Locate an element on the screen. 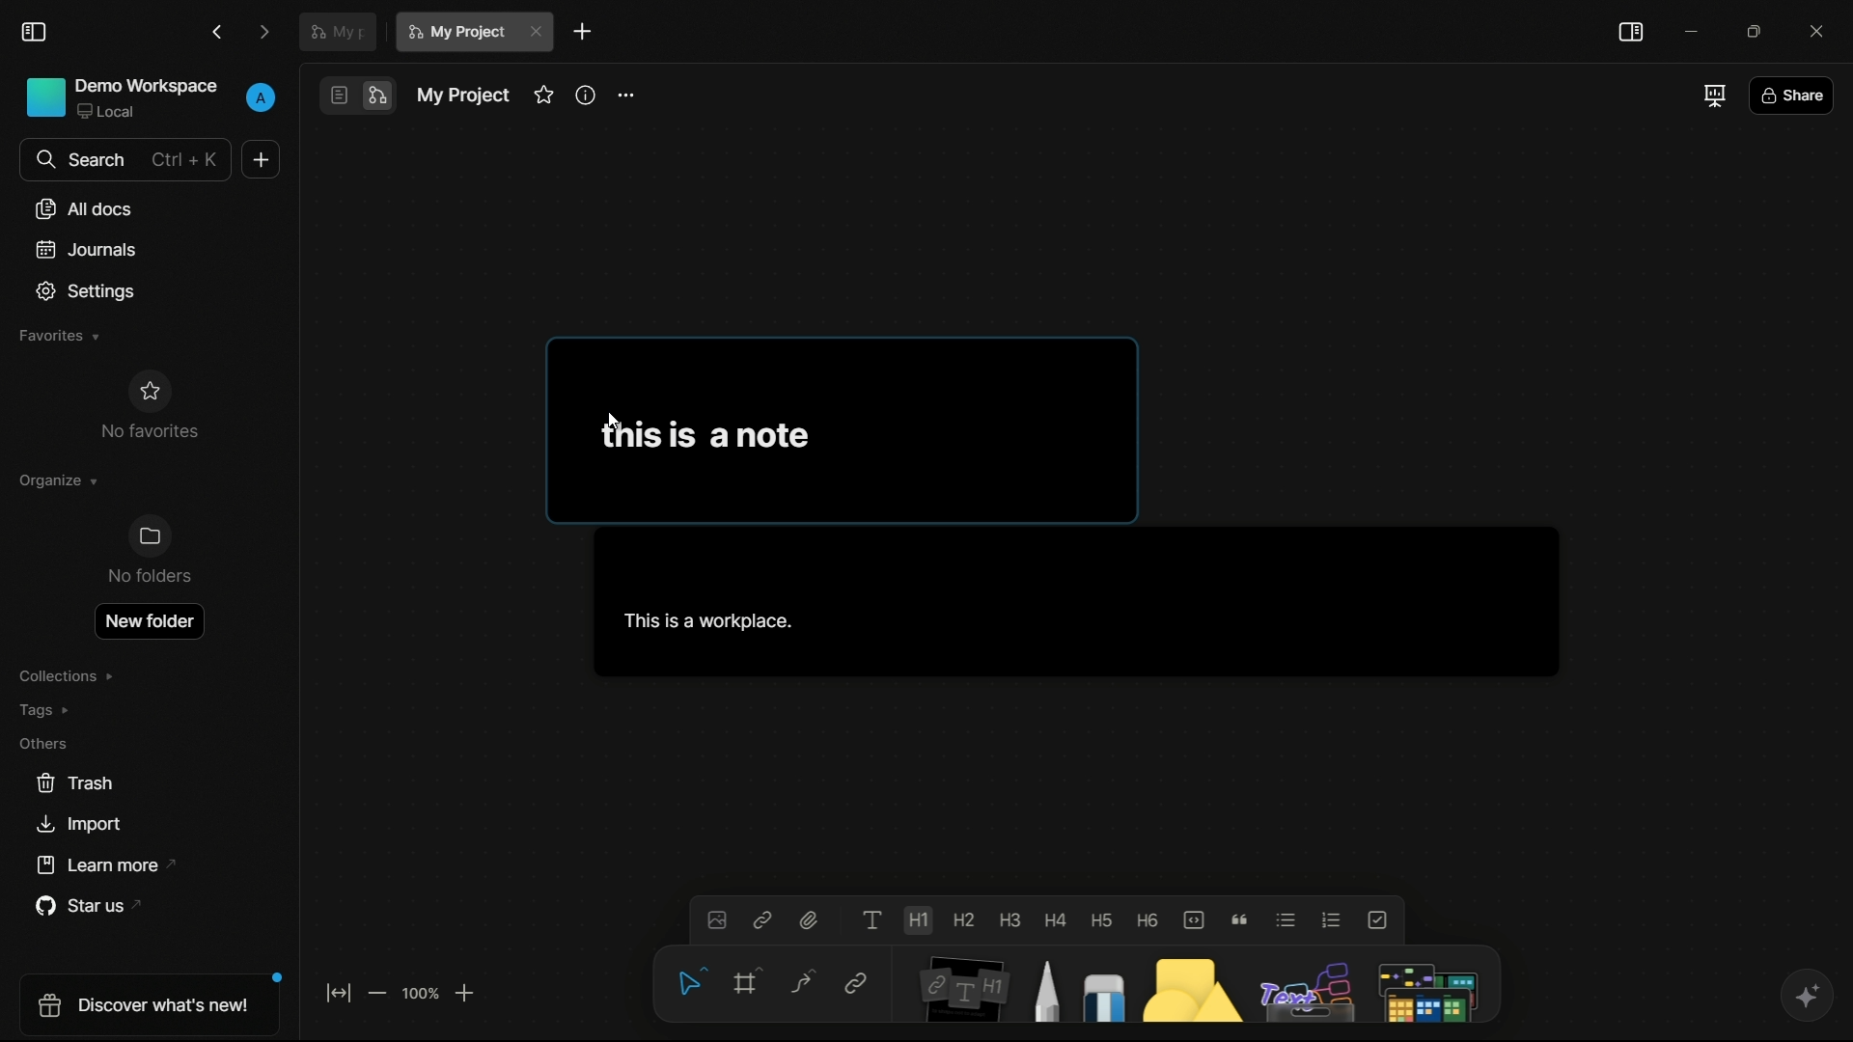  attach is located at coordinates (813, 920).